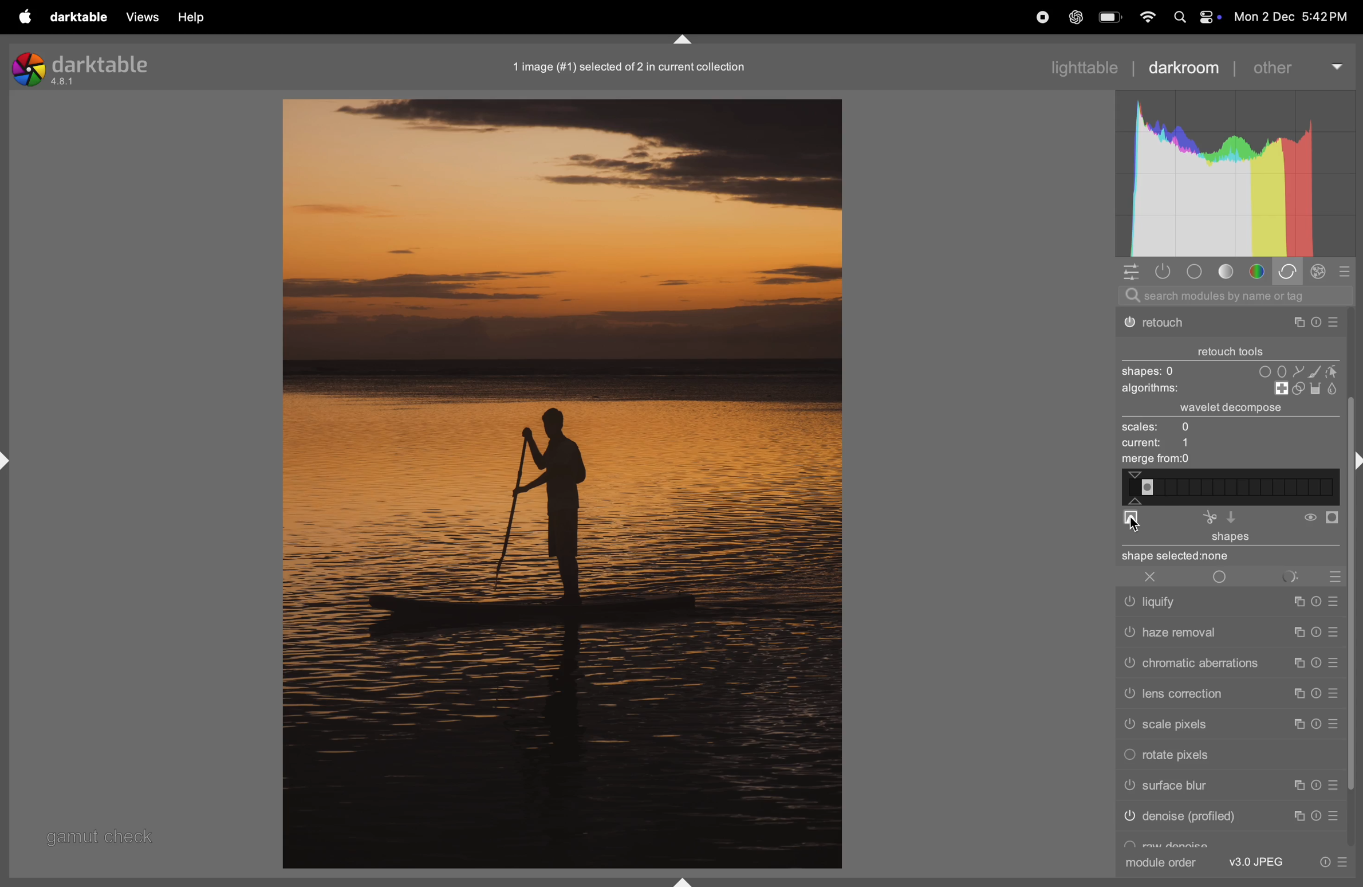  I want to click on scales, so click(1177, 427).